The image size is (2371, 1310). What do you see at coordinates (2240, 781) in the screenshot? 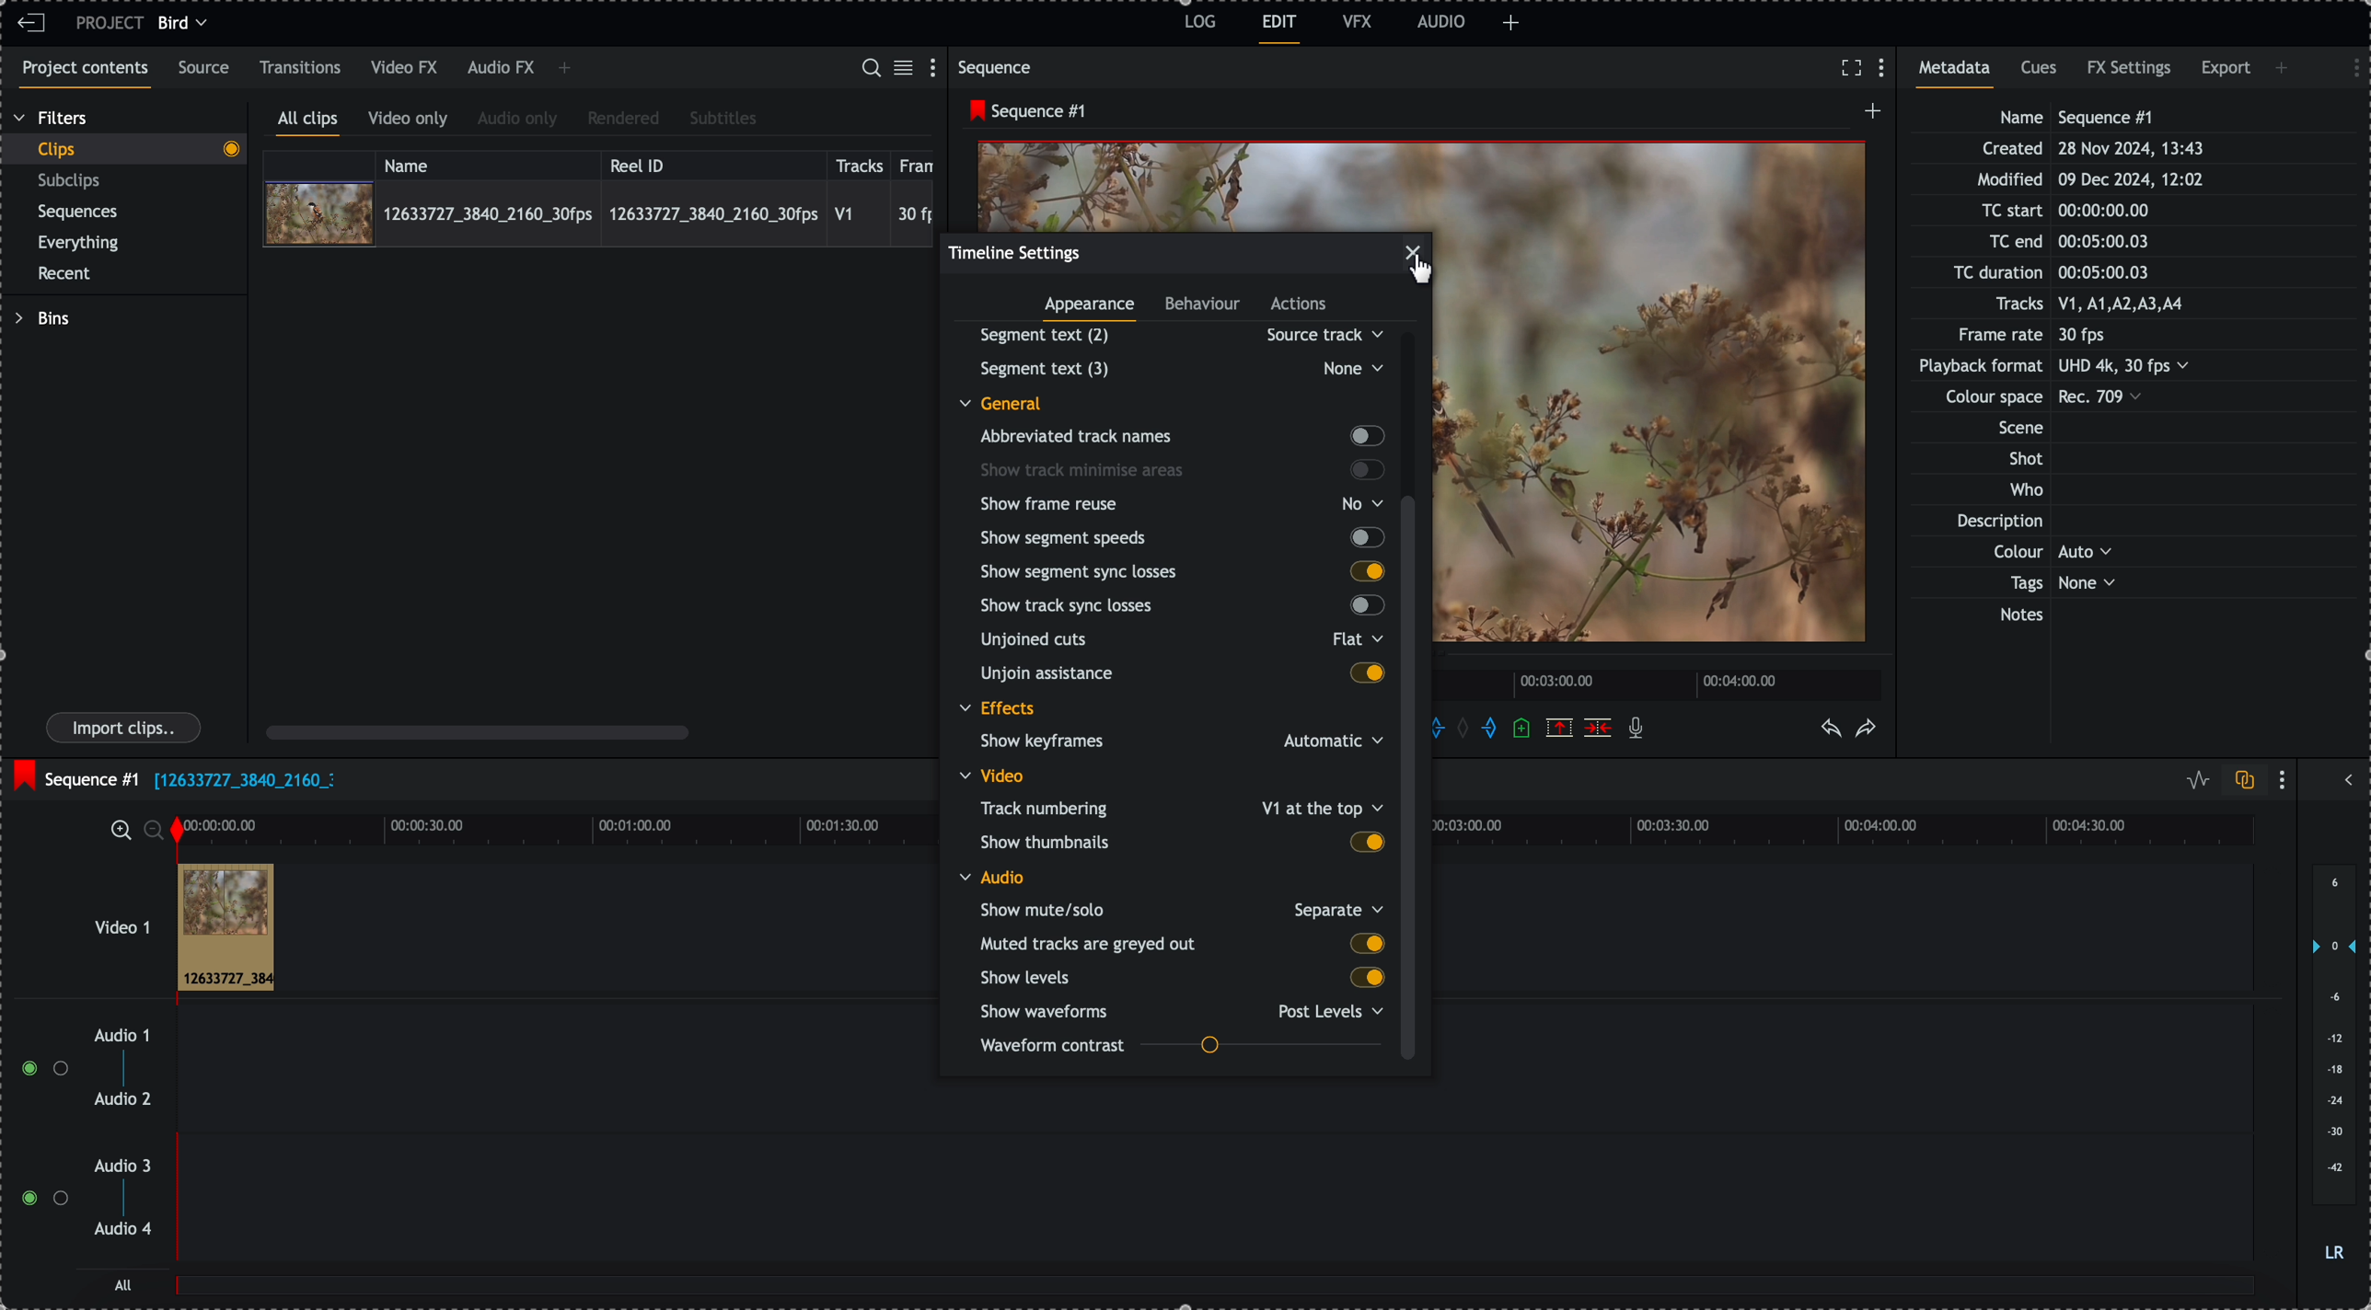
I see `toggle auto track sync` at bounding box center [2240, 781].